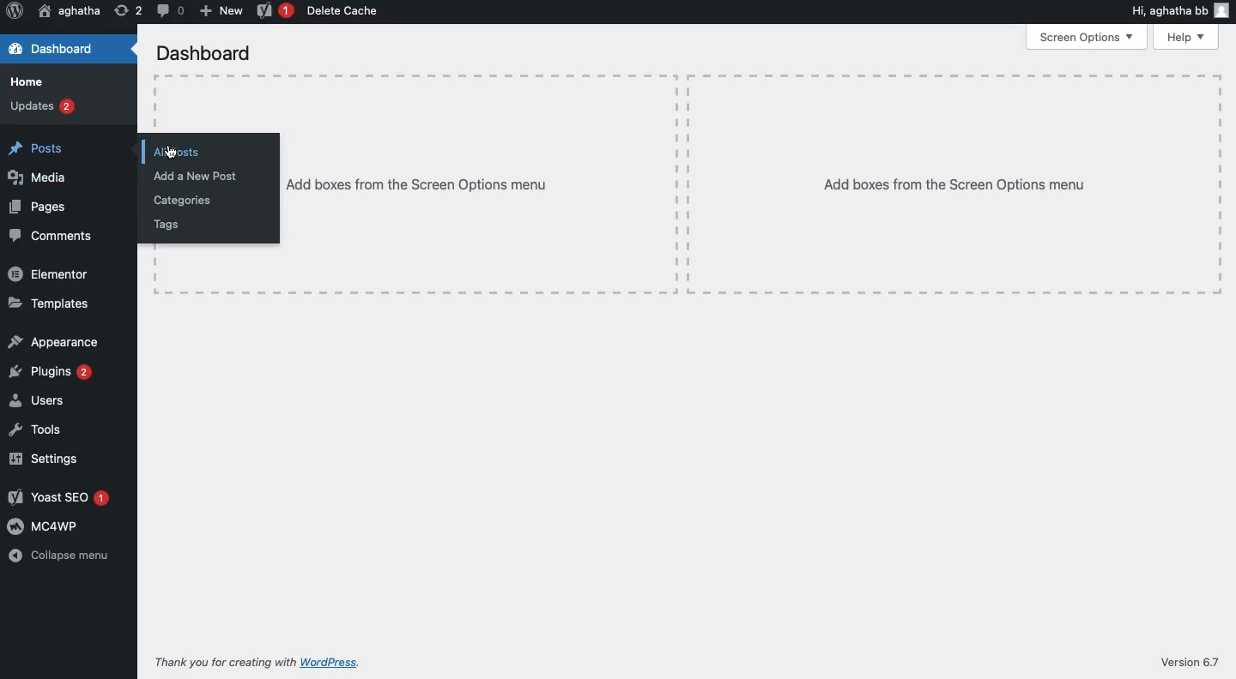  What do you see at coordinates (331, 661) in the screenshot?
I see `WordPress.` at bounding box center [331, 661].